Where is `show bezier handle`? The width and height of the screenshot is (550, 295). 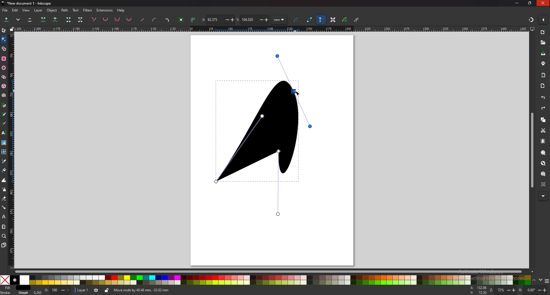
show bezier handle is located at coordinates (321, 20).